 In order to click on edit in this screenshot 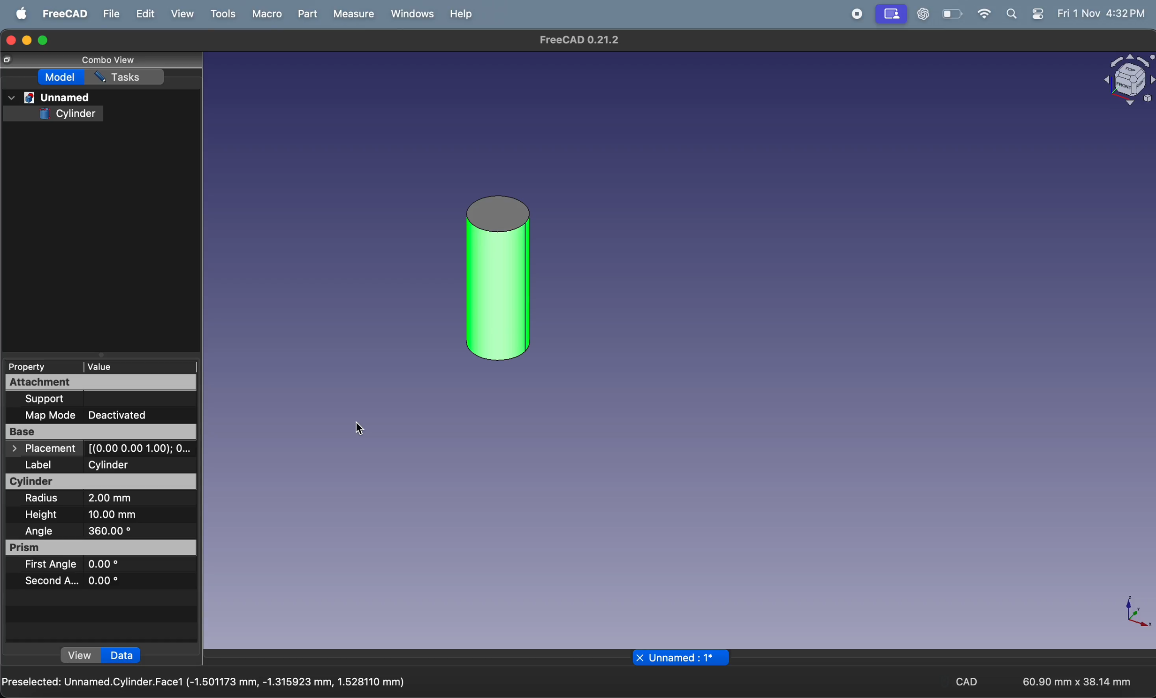, I will do `click(145, 14)`.